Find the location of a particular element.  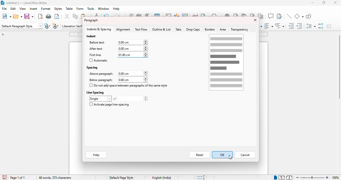

zoom factor is located at coordinates (335, 177).